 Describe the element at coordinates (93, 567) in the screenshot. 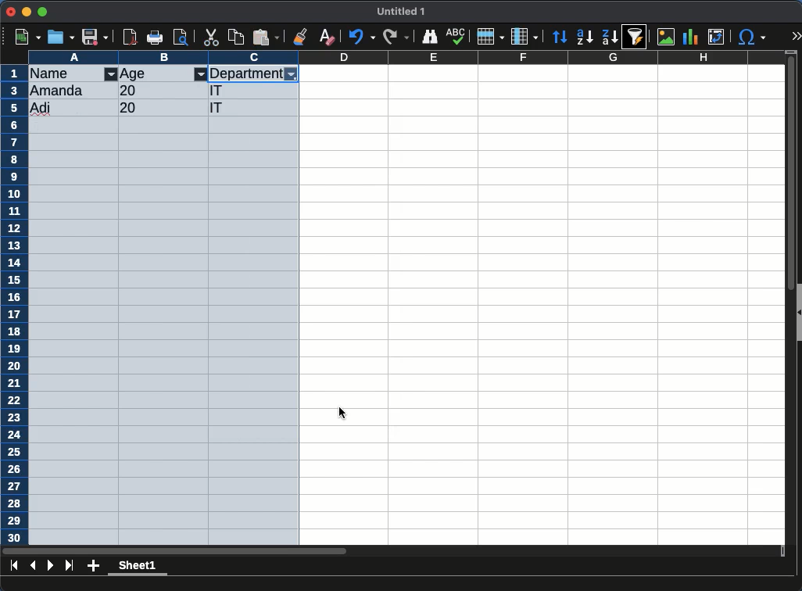

I see `add` at that location.